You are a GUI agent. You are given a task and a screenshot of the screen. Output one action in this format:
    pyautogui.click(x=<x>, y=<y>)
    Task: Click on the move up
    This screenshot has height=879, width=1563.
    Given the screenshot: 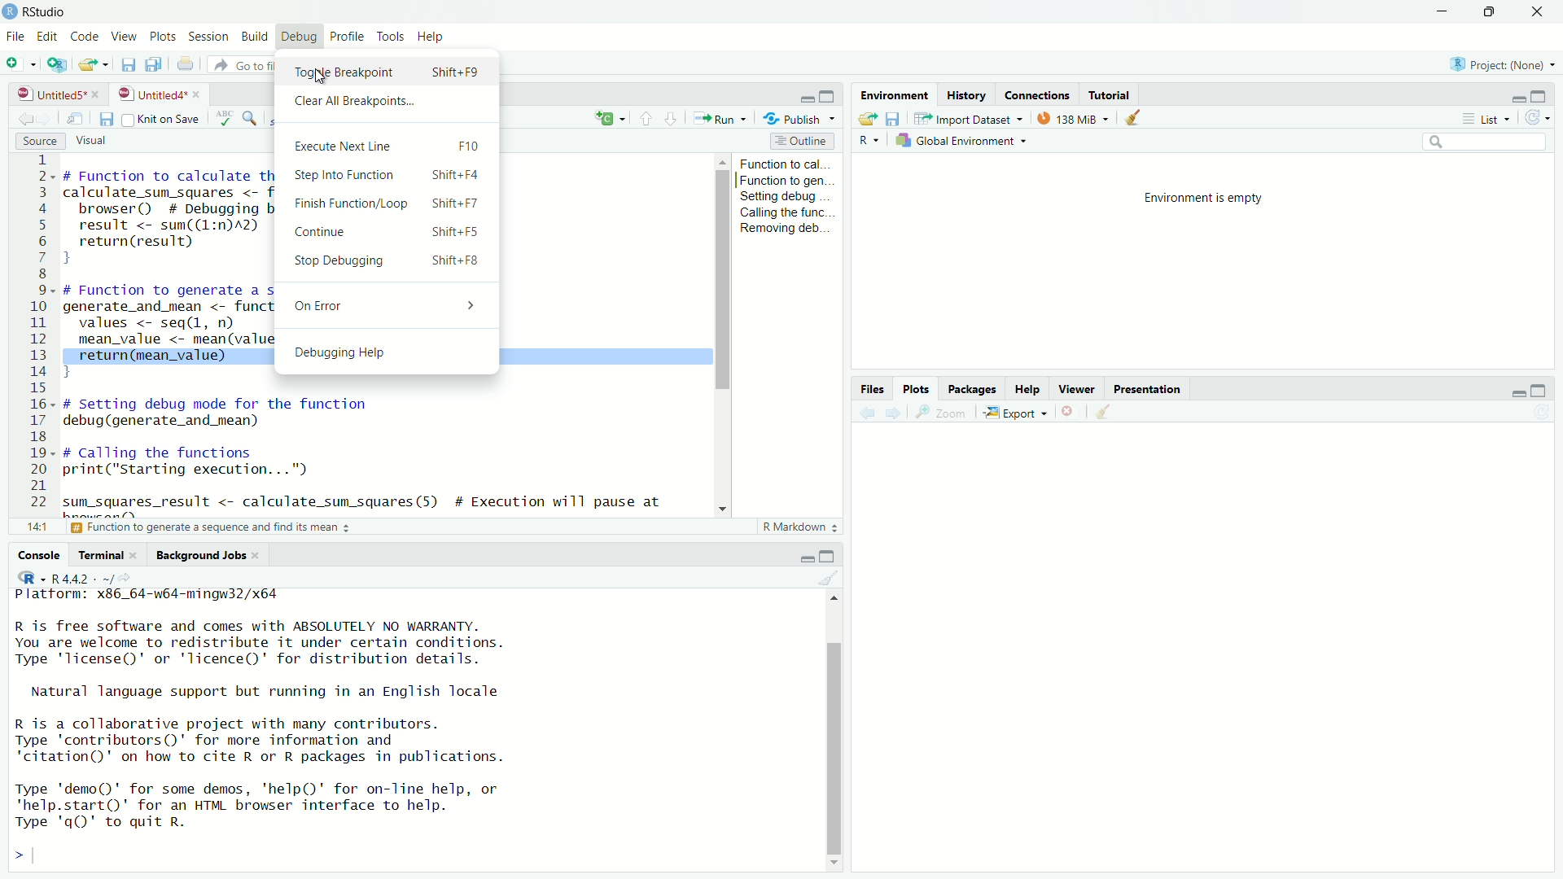 What is the action you would take?
    pyautogui.click(x=834, y=601)
    